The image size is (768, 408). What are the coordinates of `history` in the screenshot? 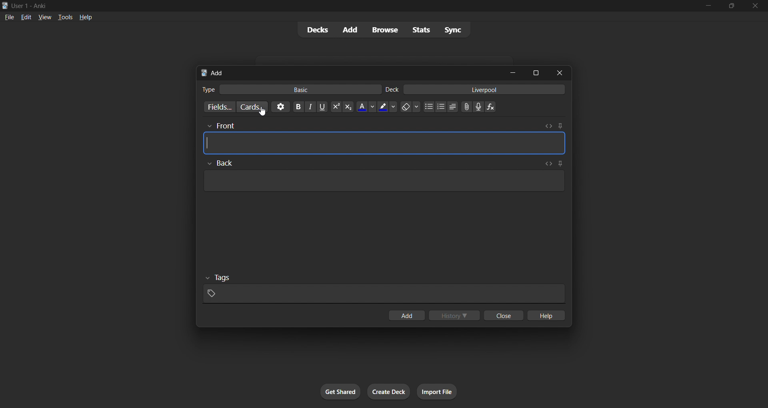 It's located at (454, 315).